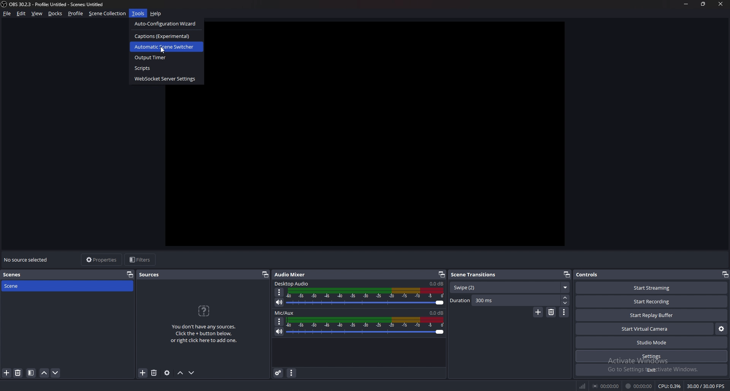  What do you see at coordinates (54, 4) in the screenshot?
I see `title` at bounding box center [54, 4].